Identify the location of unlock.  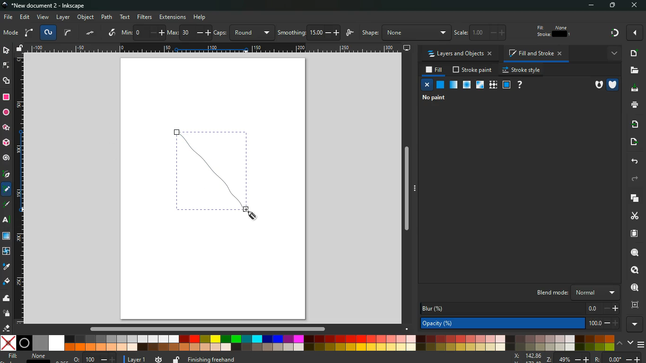
(20, 48).